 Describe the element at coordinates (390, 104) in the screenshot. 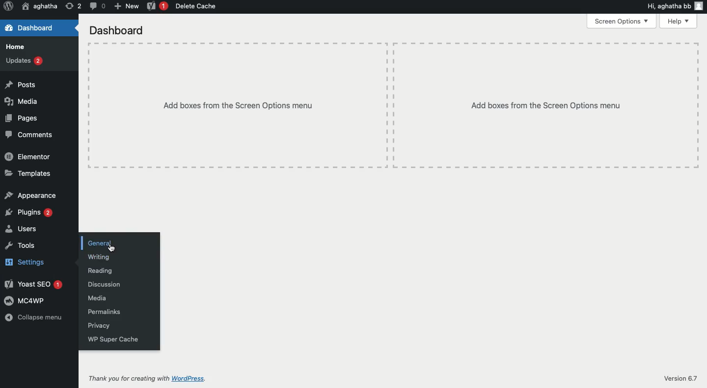

I see `Table line` at that location.